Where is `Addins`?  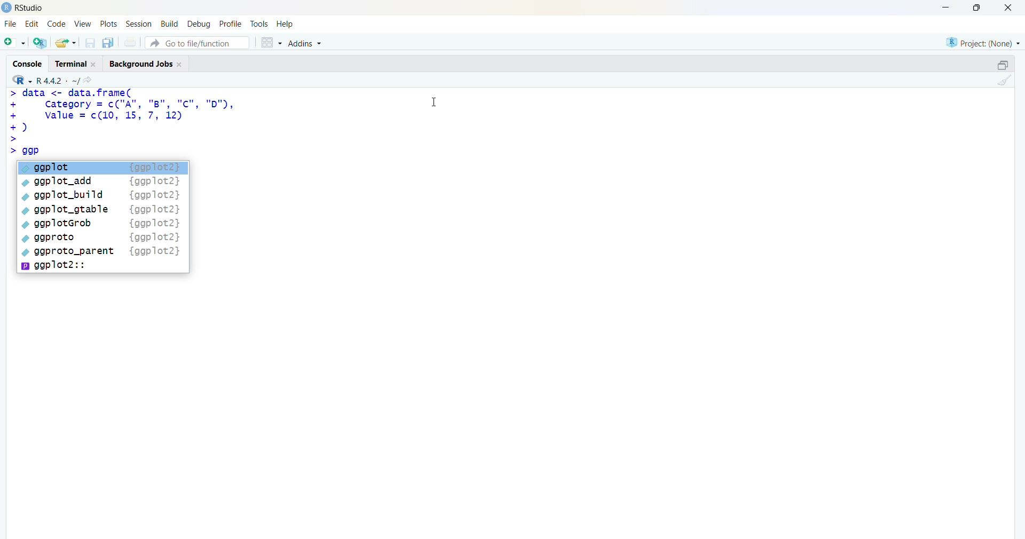 Addins is located at coordinates (307, 44).